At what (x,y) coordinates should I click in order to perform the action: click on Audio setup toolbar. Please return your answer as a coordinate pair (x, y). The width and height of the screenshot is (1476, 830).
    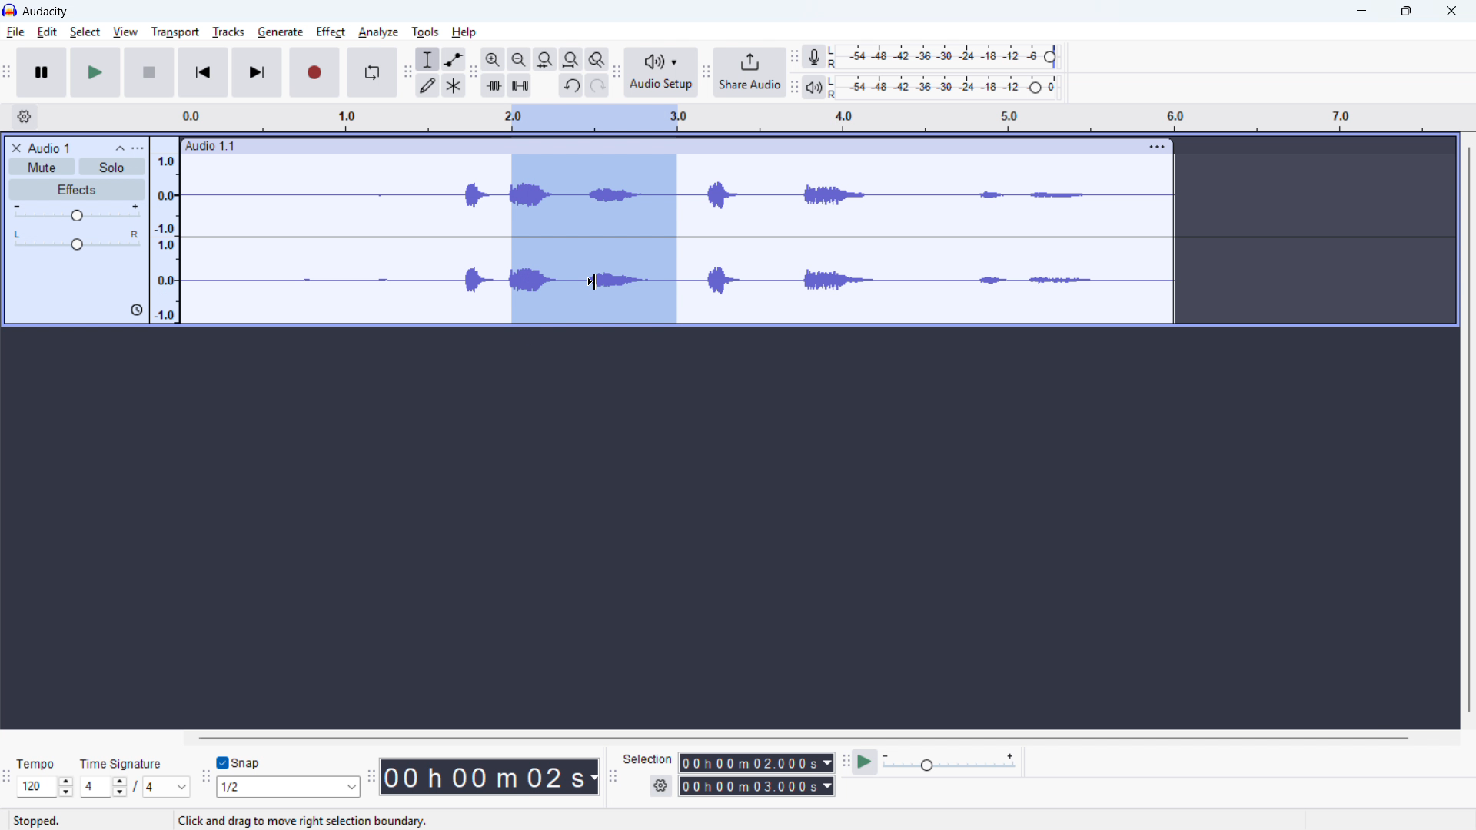
    Looking at the image, I should click on (615, 73).